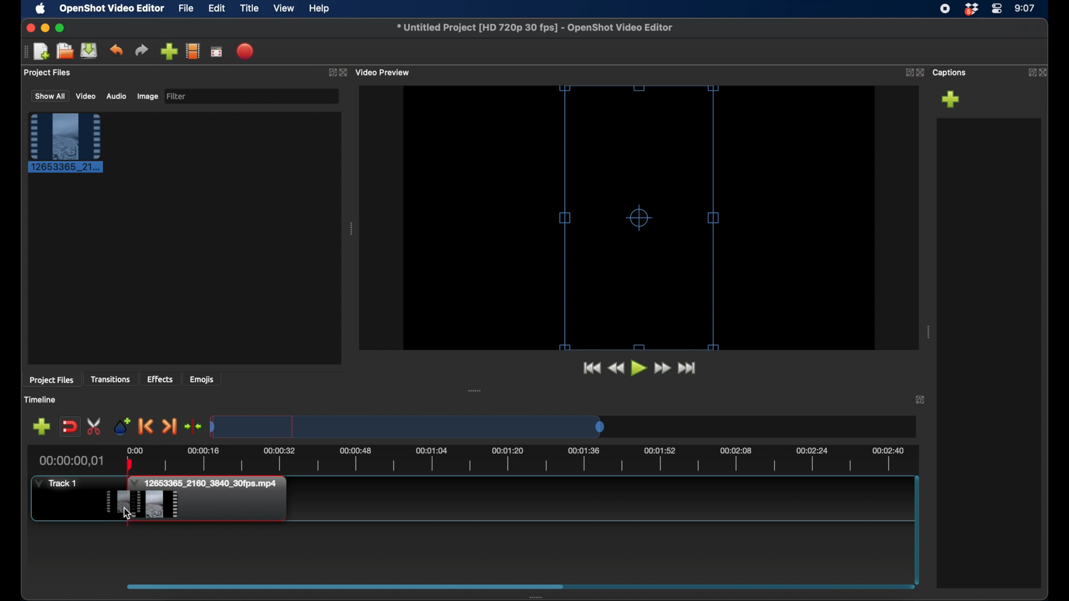  I want to click on add, so click(951, 99).